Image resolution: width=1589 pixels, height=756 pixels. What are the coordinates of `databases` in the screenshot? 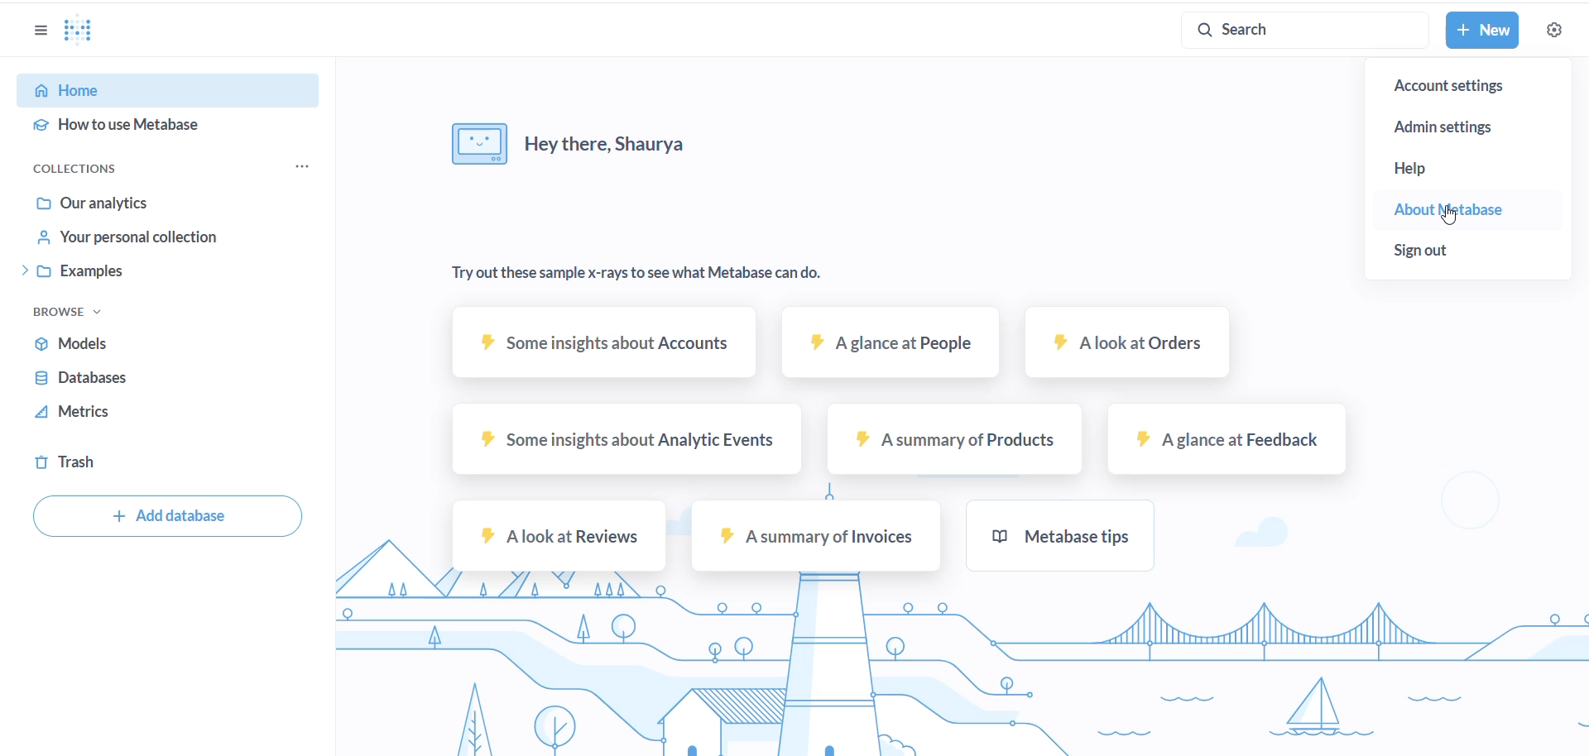 It's located at (147, 380).